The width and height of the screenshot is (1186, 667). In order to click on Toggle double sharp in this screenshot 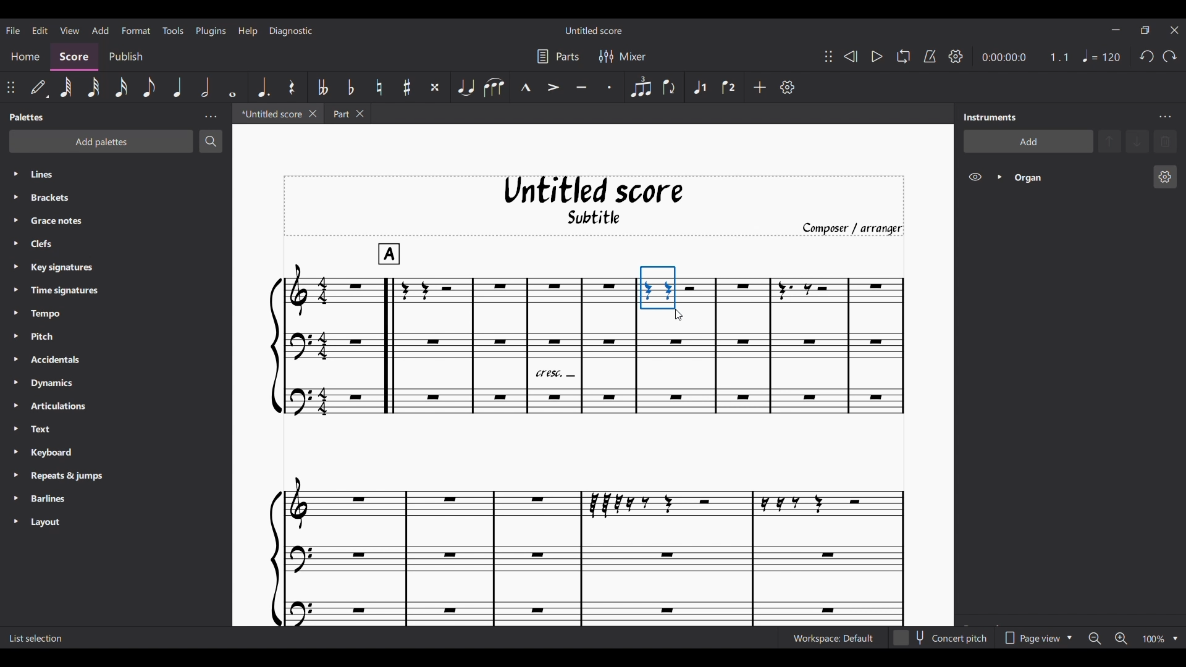, I will do `click(435, 86)`.